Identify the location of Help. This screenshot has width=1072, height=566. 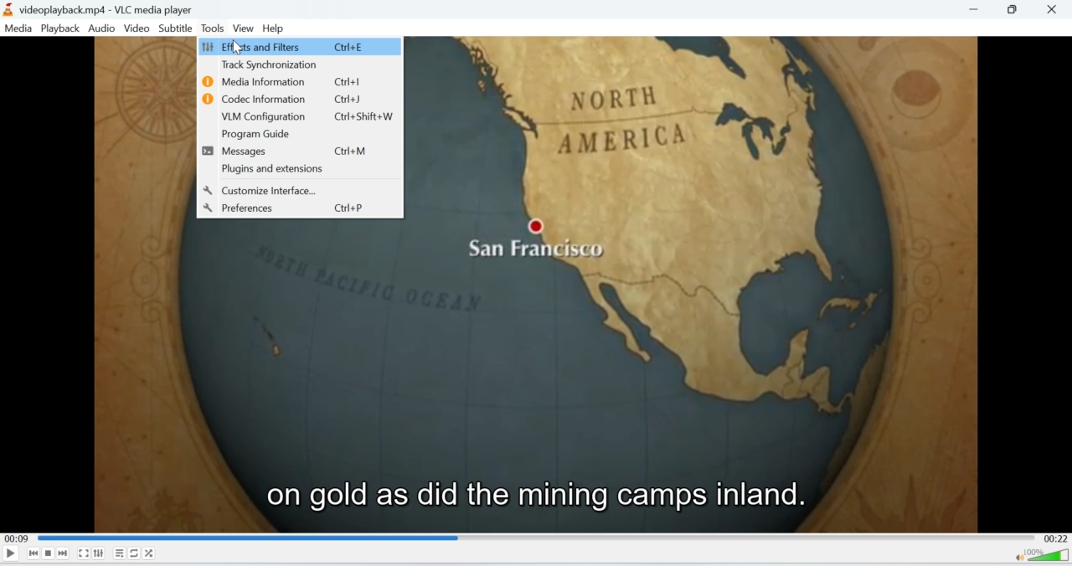
(276, 28).